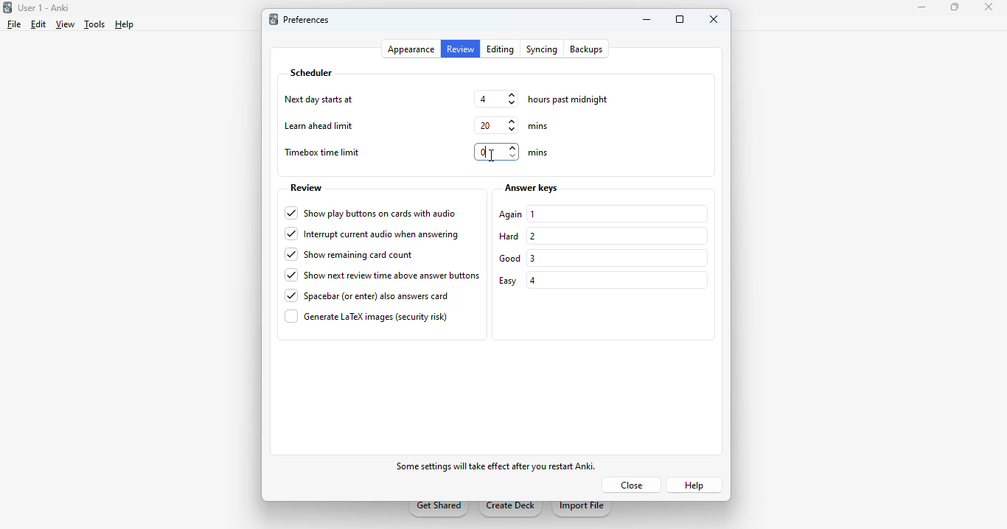  Describe the element at coordinates (498, 125) in the screenshot. I see `20` at that location.